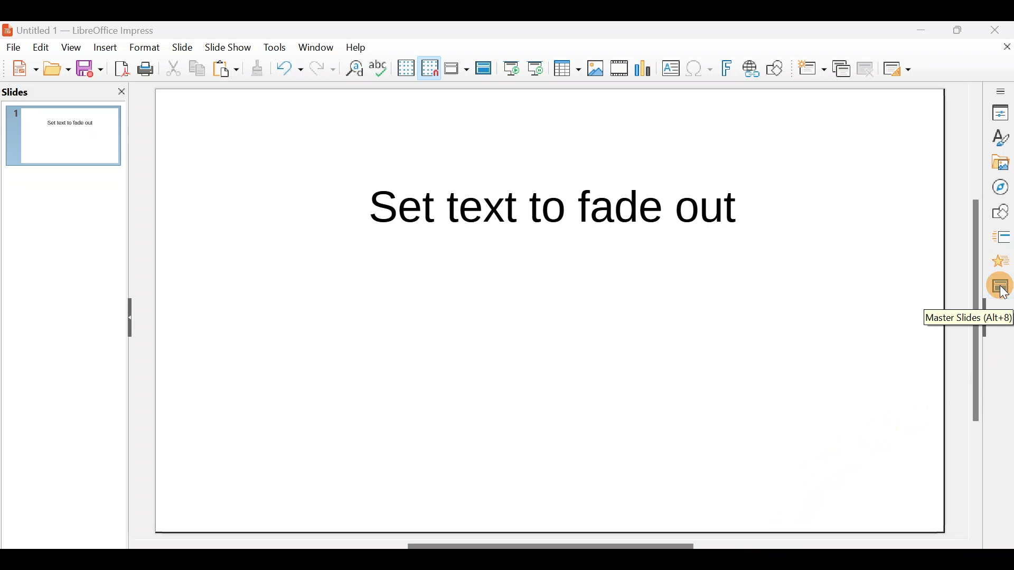 The image size is (1014, 570). Describe the element at coordinates (184, 48) in the screenshot. I see `Slide` at that location.